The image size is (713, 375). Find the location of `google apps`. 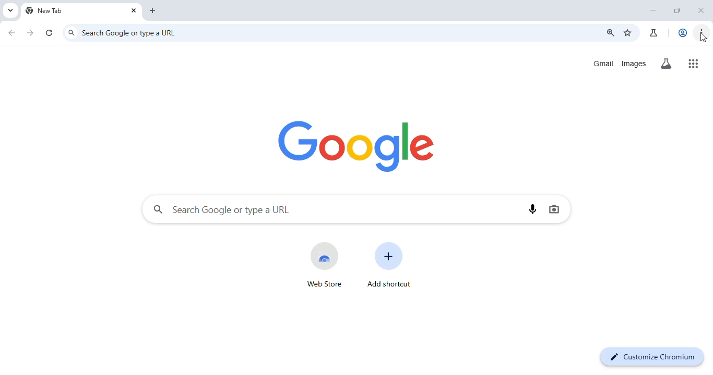

google apps is located at coordinates (694, 63).